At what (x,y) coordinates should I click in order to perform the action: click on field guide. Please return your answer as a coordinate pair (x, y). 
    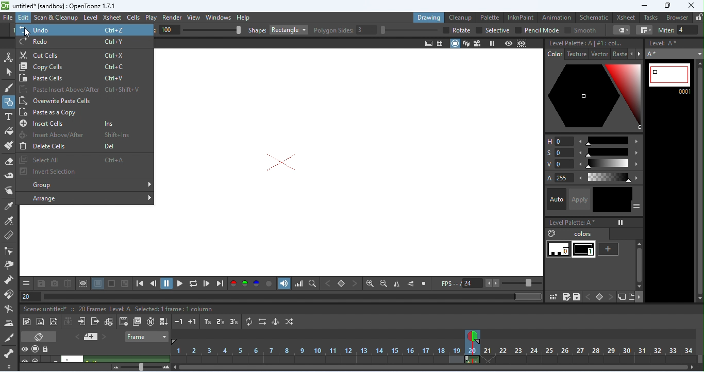
    Looking at the image, I should click on (441, 44).